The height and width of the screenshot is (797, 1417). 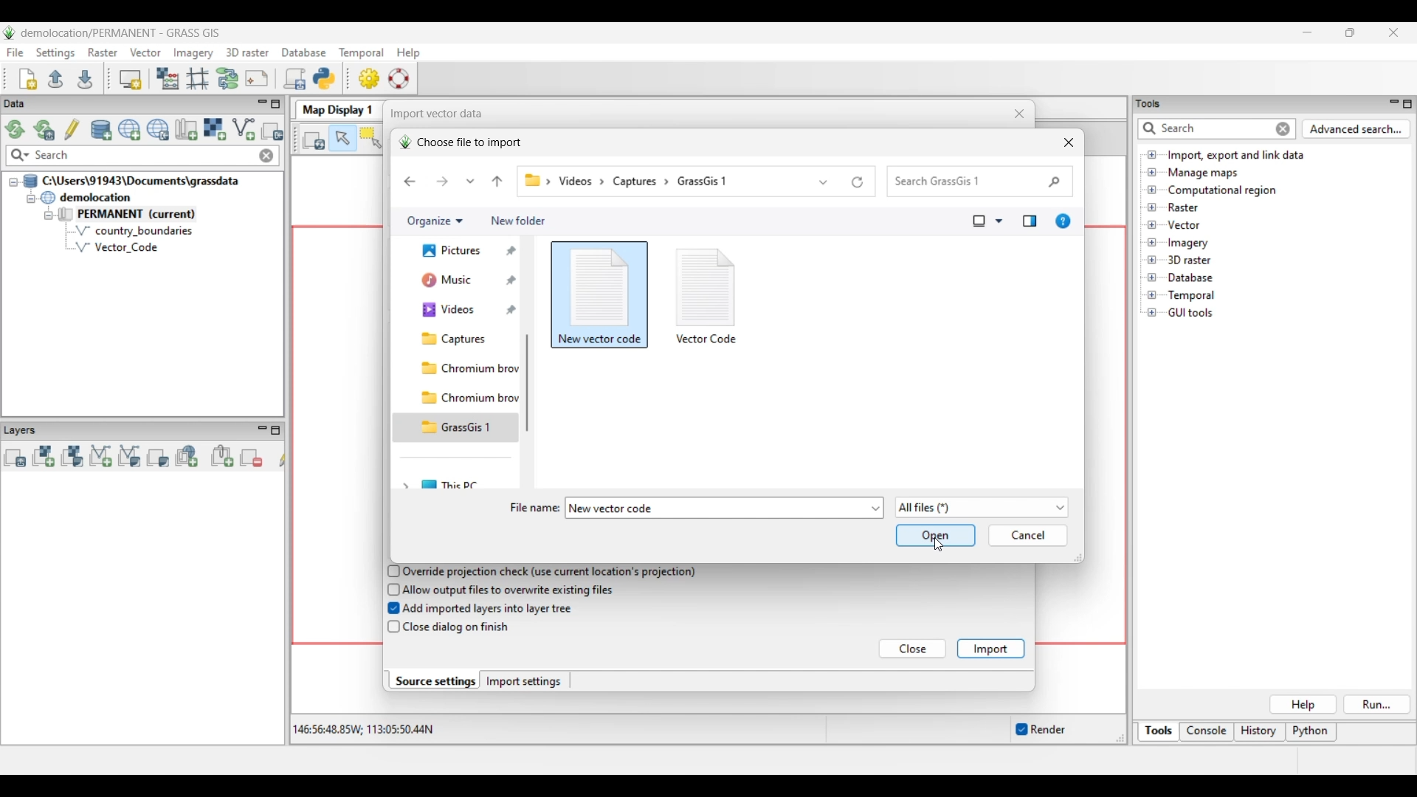 I want to click on Temporal menu, so click(x=361, y=53).